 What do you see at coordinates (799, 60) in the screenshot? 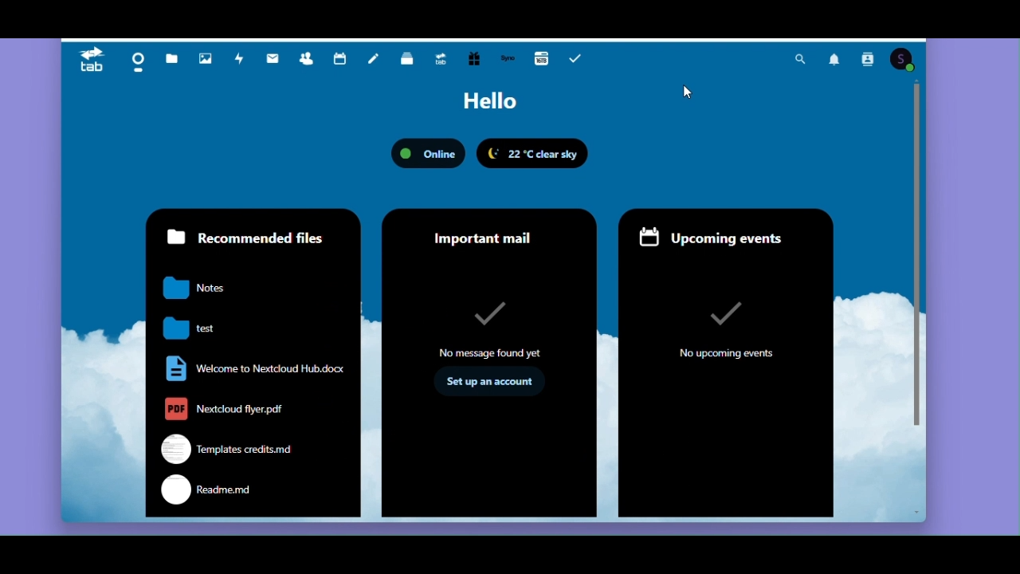
I see `Search` at bounding box center [799, 60].